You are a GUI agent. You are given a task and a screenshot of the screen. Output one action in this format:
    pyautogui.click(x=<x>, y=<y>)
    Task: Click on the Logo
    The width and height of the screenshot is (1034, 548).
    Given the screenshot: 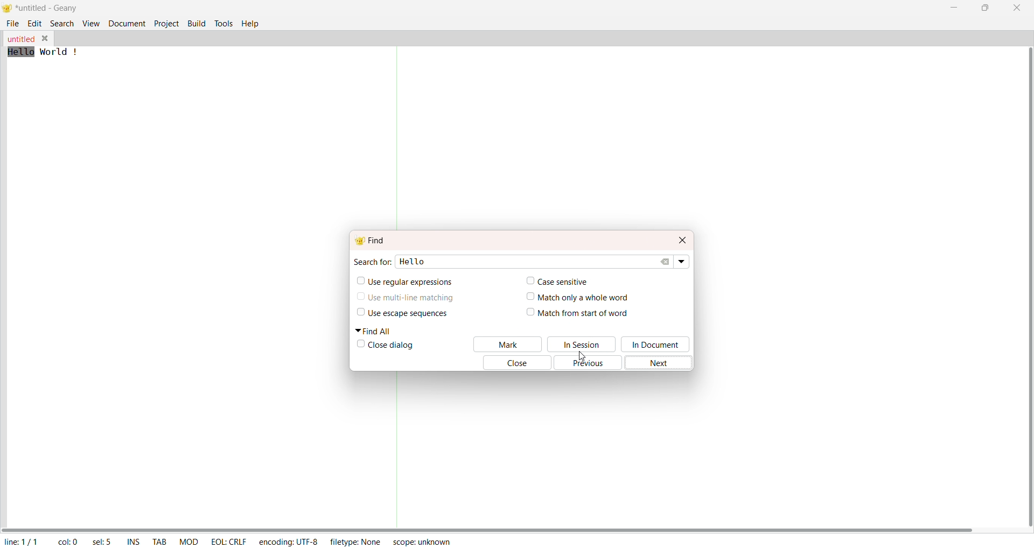 What is the action you would take?
    pyautogui.click(x=9, y=9)
    